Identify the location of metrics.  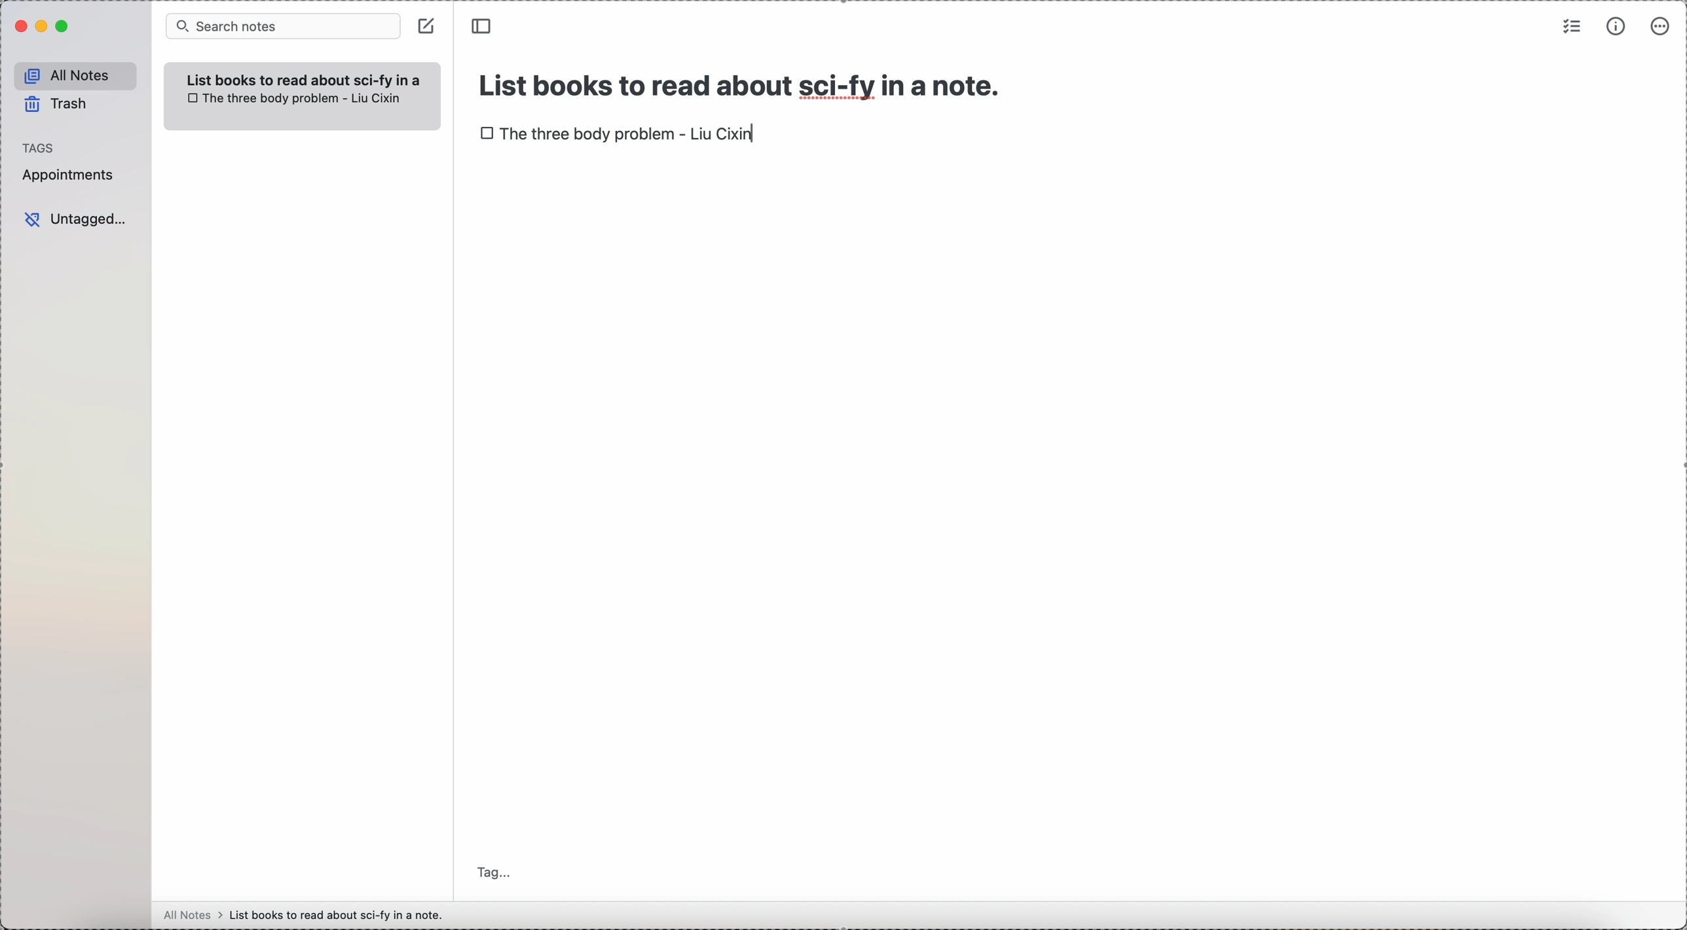
(1613, 27).